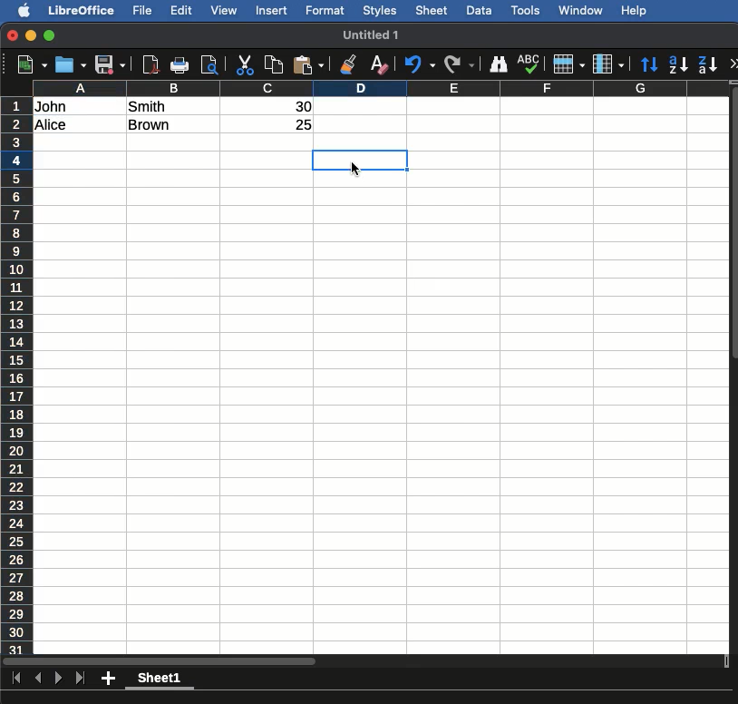 This screenshot has height=704, width=738. Describe the element at coordinates (50, 35) in the screenshot. I see `Maximize` at that location.